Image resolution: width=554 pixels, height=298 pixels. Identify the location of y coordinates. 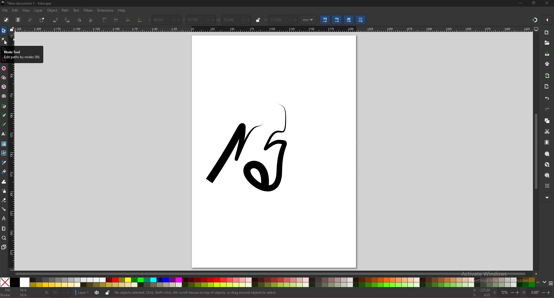
(199, 20).